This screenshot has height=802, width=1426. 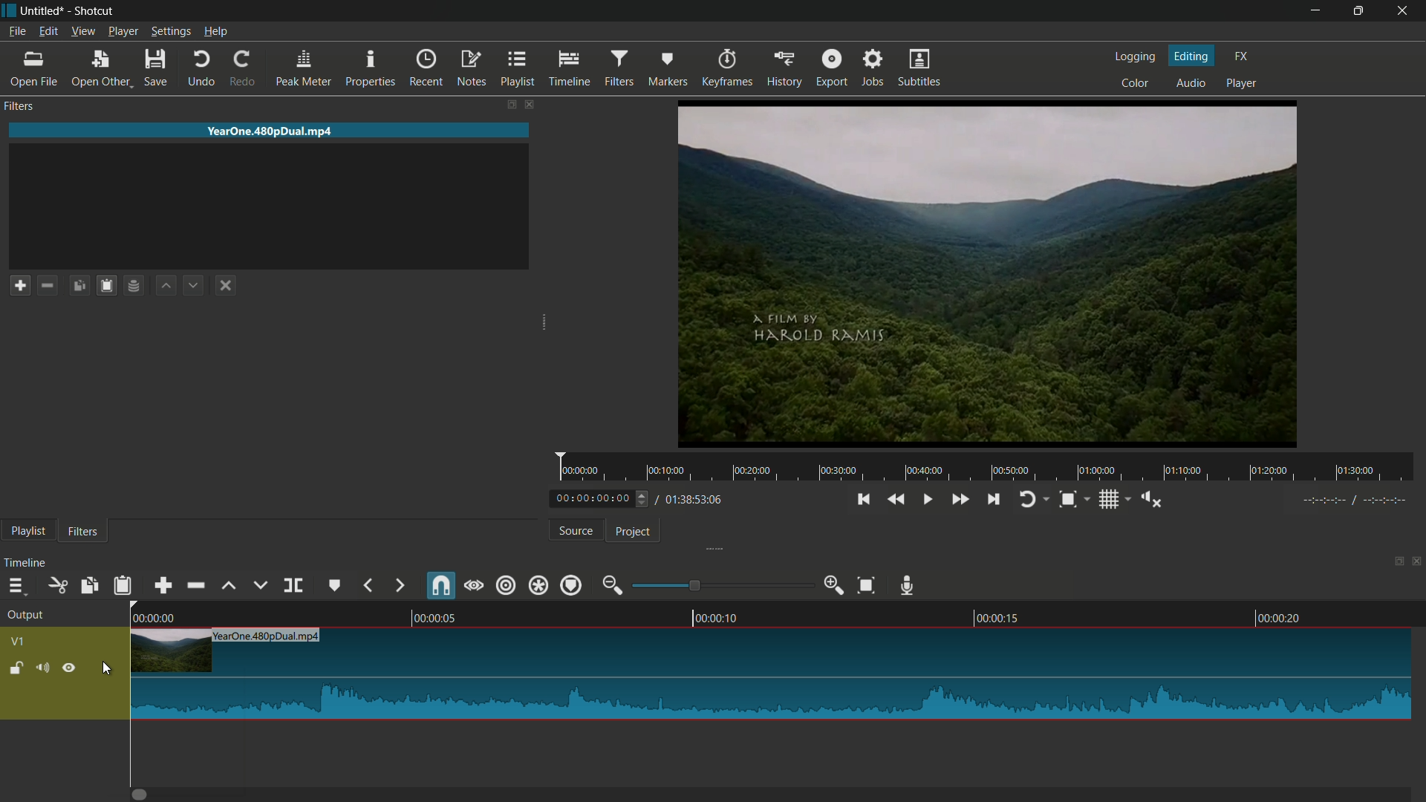 What do you see at coordinates (532, 104) in the screenshot?
I see `close filters` at bounding box center [532, 104].